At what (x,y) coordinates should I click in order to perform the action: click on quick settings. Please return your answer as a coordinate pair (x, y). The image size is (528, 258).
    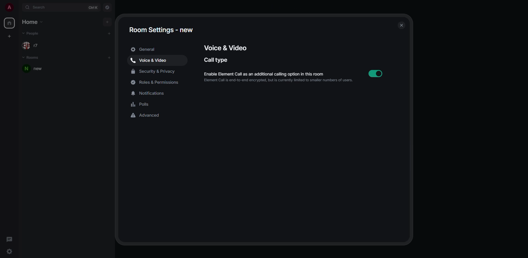
    Looking at the image, I should click on (10, 251).